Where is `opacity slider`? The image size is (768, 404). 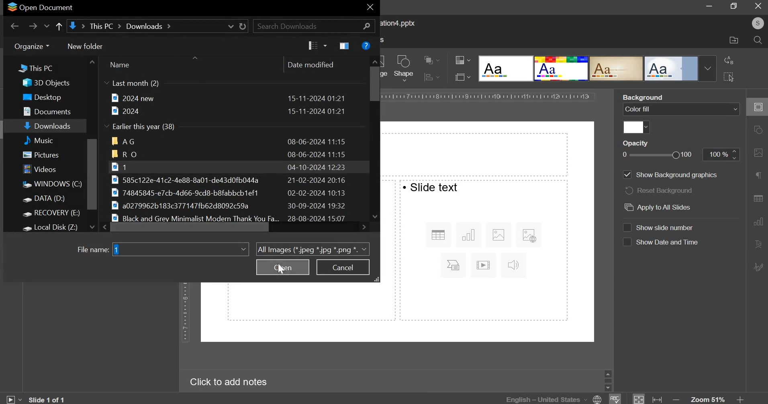 opacity slider is located at coordinates (659, 155).